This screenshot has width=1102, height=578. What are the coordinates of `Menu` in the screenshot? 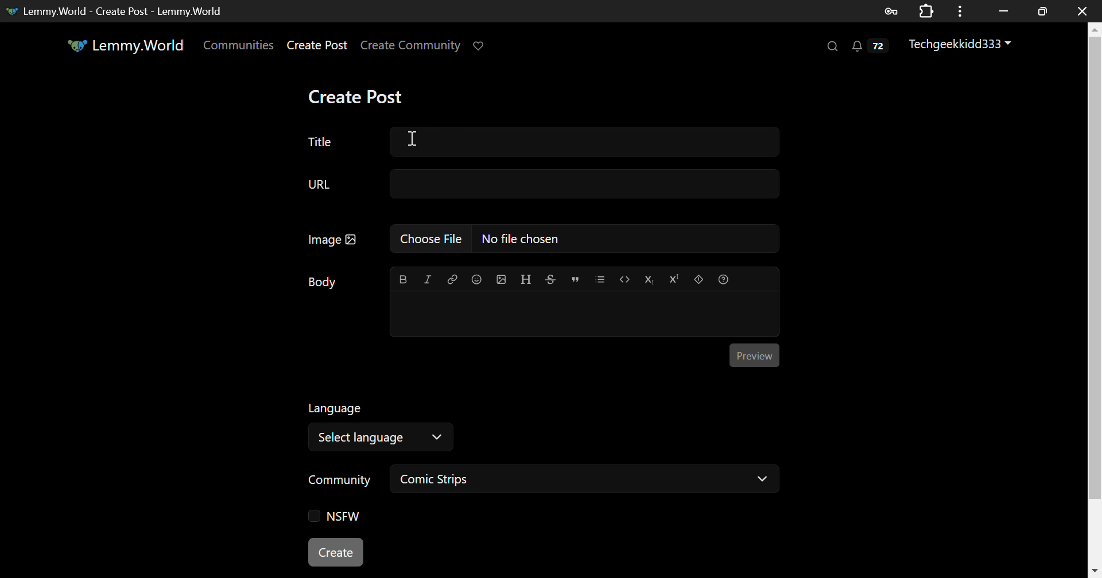 It's located at (964, 10).